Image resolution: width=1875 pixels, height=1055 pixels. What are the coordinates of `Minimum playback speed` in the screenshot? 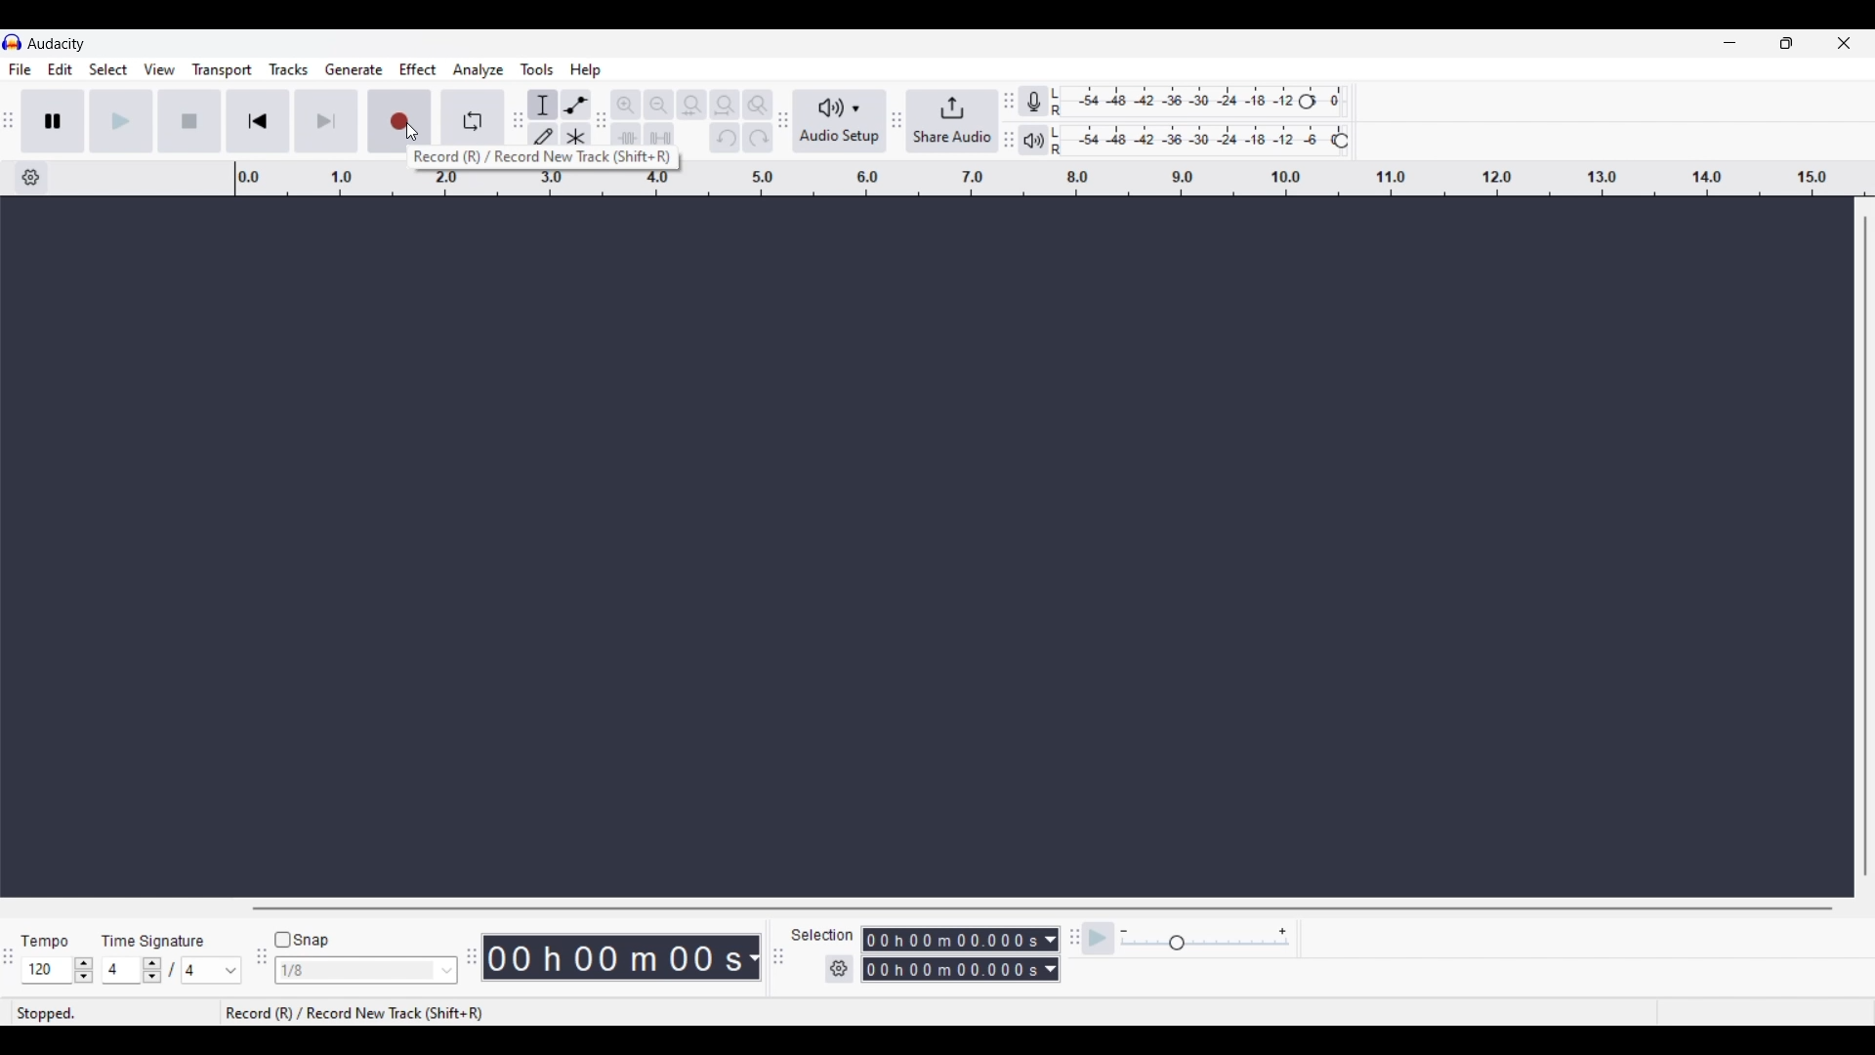 It's located at (1124, 932).